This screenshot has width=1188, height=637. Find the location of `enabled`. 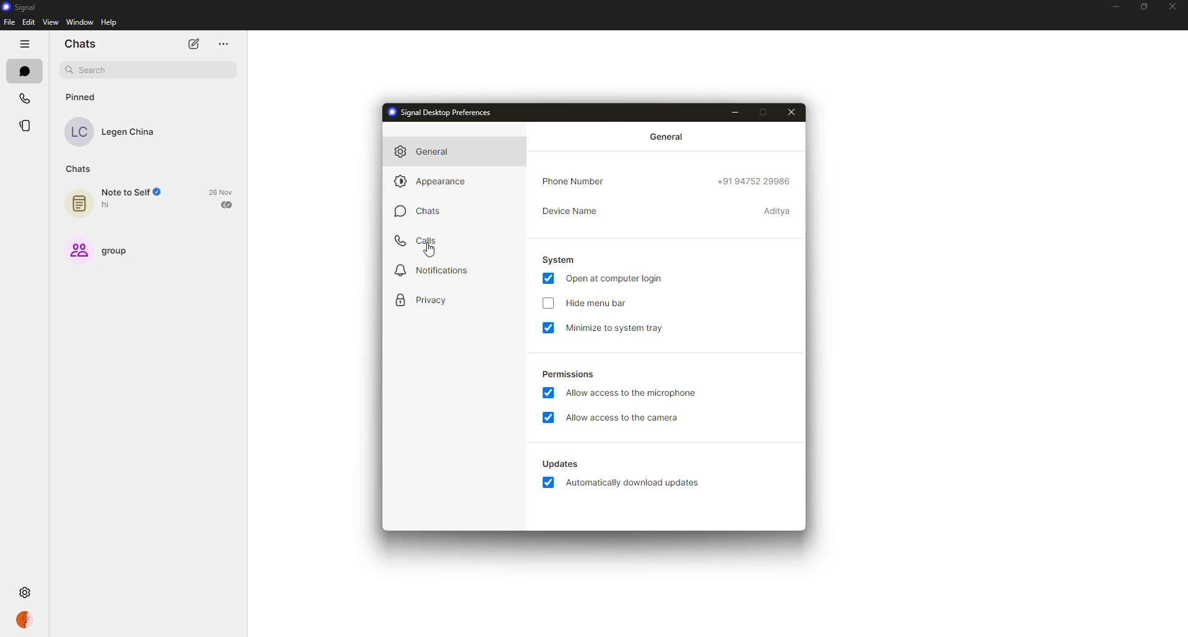

enabled is located at coordinates (549, 481).